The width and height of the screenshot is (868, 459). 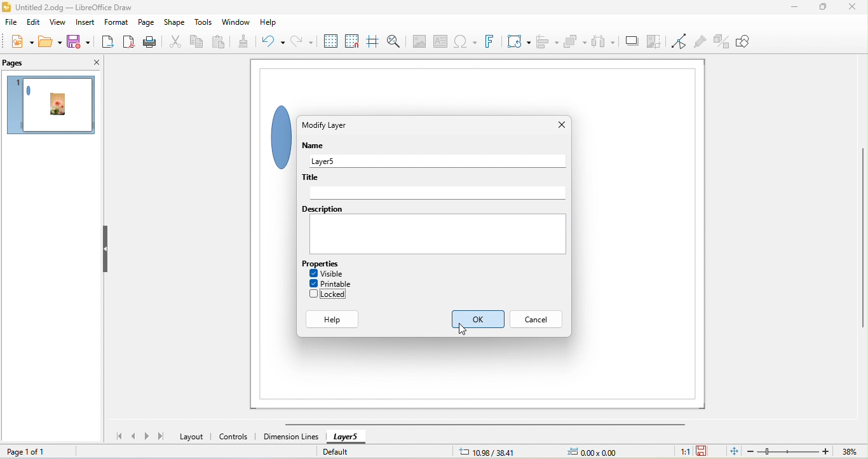 What do you see at coordinates (684, 451) in the screenshot?
I see `1:1` at bounding box center [684, 451].